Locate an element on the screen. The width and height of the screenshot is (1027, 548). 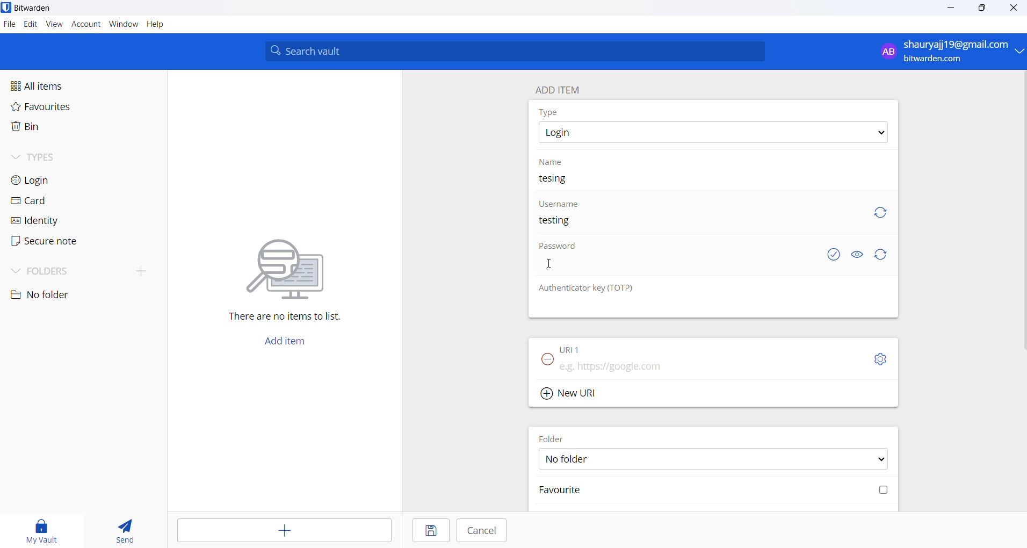
check if password is exposed  is located at coordinates (834, 255).